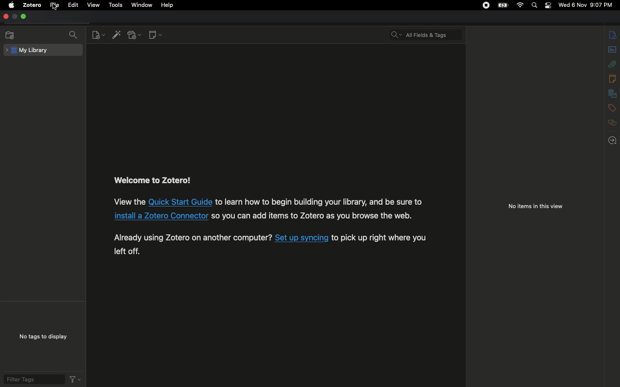 The image size is (620, 387). What do you see at coordinates (134, 36) in the screenshot?
I see `Add attachment` at bounding box center [134, 36].